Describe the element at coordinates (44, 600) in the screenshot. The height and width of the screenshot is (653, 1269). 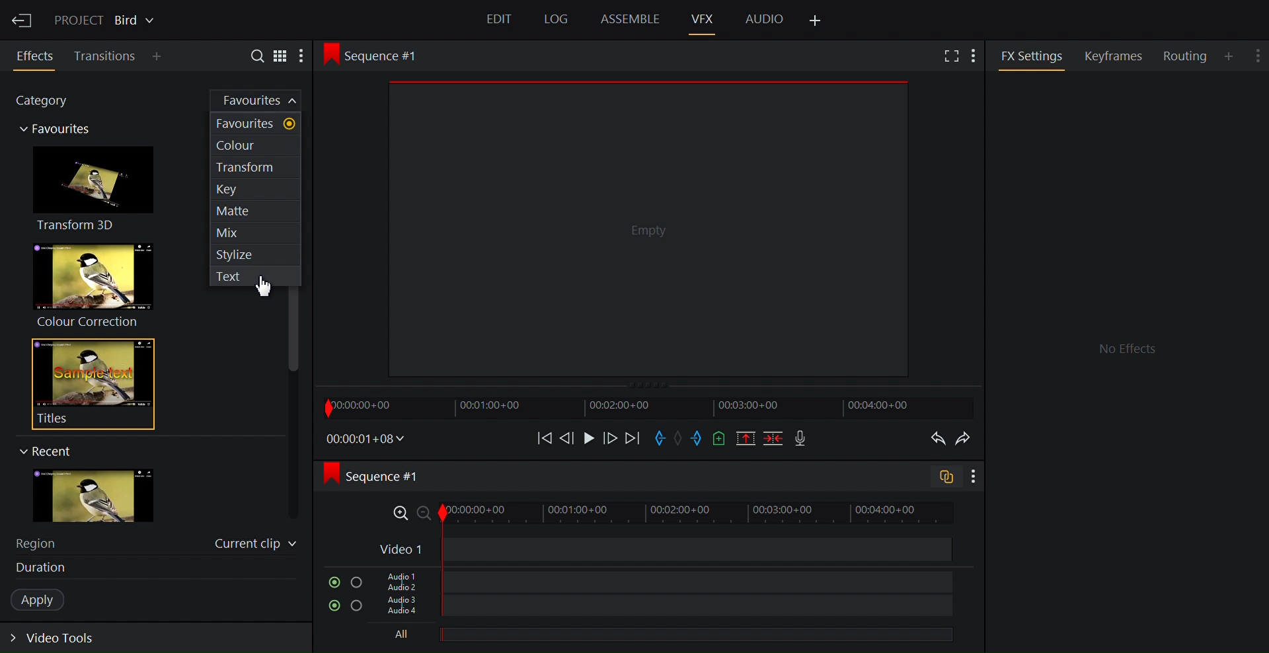
I see `Apply` at that location.